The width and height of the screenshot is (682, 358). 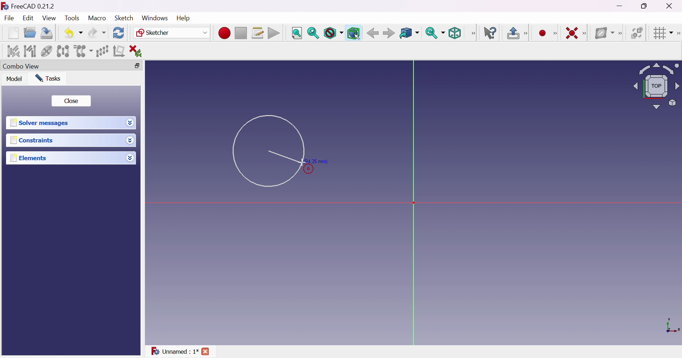 I want to click on What's this?, so click(x=491, y=33).